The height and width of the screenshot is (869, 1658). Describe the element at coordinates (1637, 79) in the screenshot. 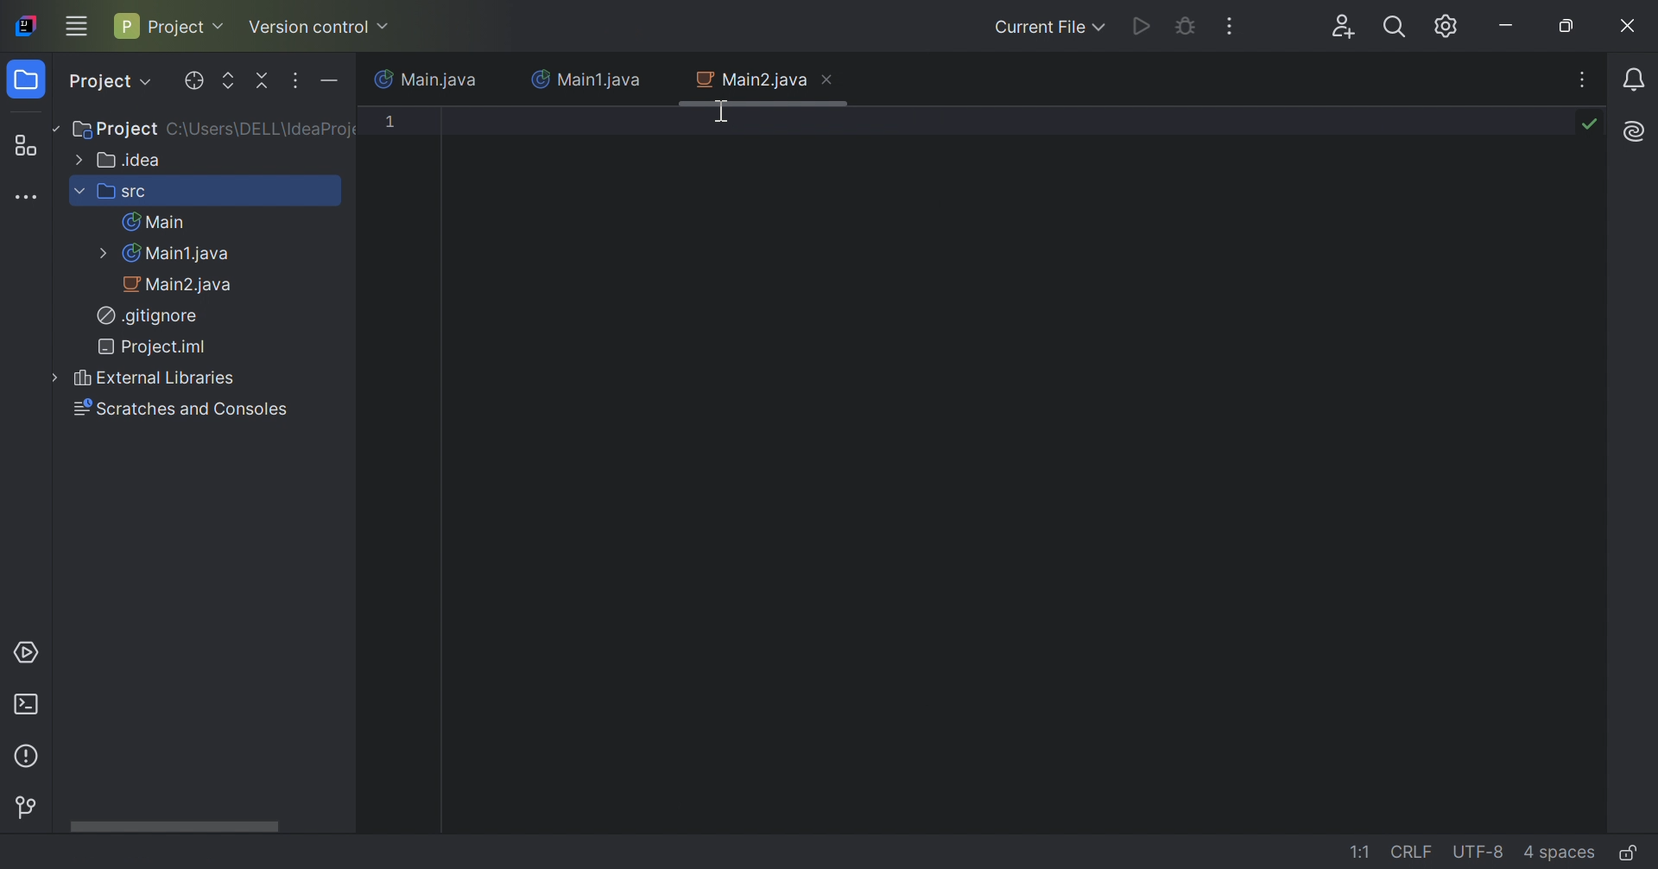

I see `Notifications` at that location.